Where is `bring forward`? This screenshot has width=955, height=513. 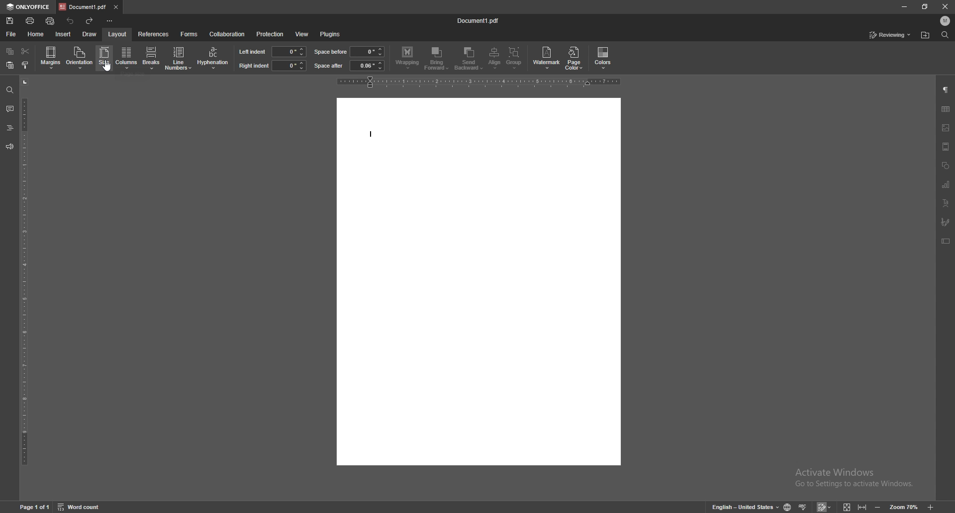
bring forward is located at coordinates (437, 59).